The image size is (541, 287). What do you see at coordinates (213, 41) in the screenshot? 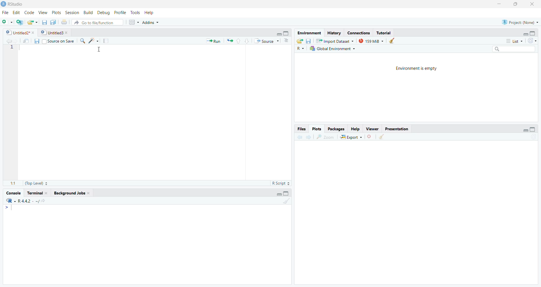
I see `Run` at bounding box center [213, 41].